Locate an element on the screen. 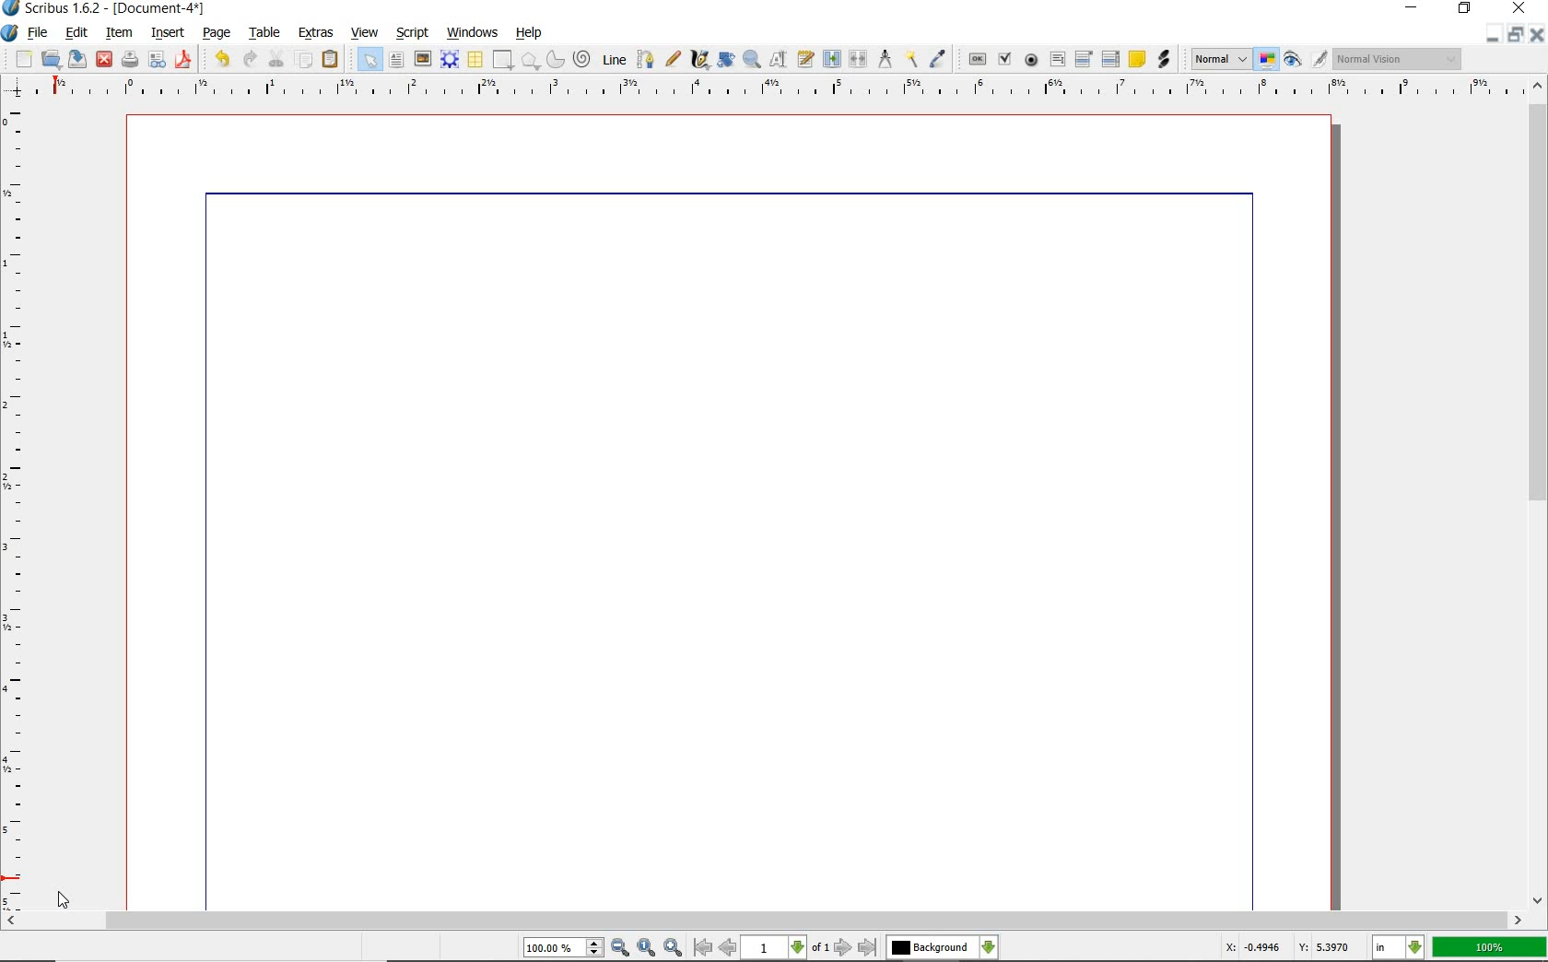 The width and height of the screenshot is (1548, 962). pdf push button is located at coordinates (974, 58).